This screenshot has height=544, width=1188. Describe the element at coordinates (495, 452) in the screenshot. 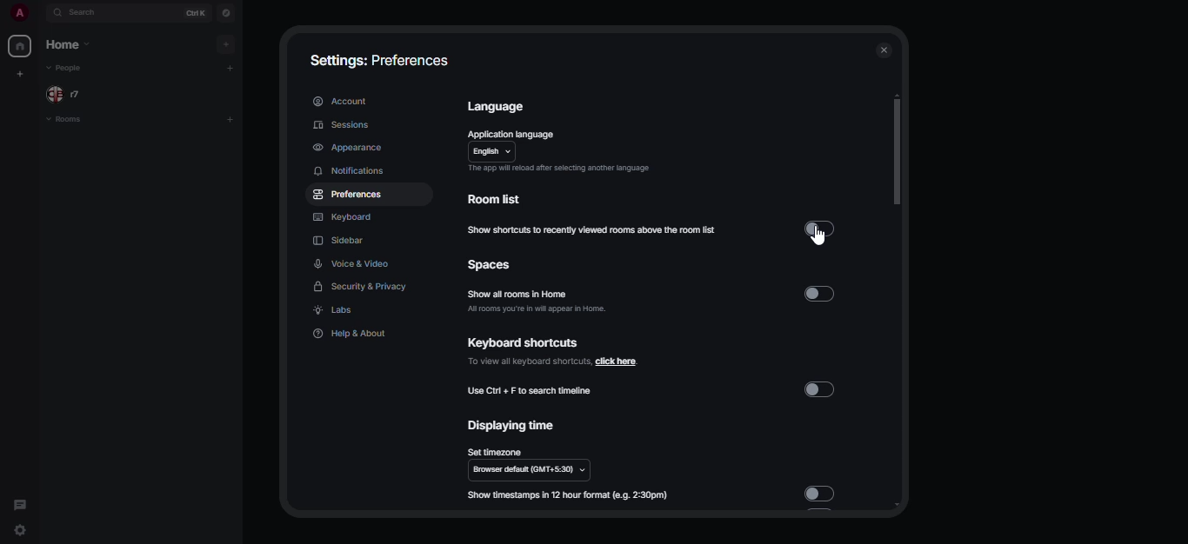

I see `set timezone` at that location.